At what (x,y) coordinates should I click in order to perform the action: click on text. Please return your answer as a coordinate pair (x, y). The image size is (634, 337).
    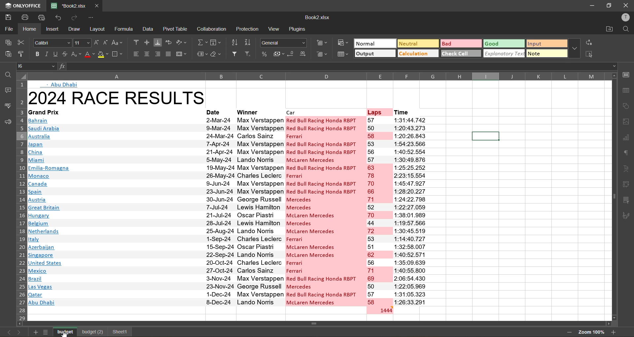
    Looking at the image, I should click on (62, 84).